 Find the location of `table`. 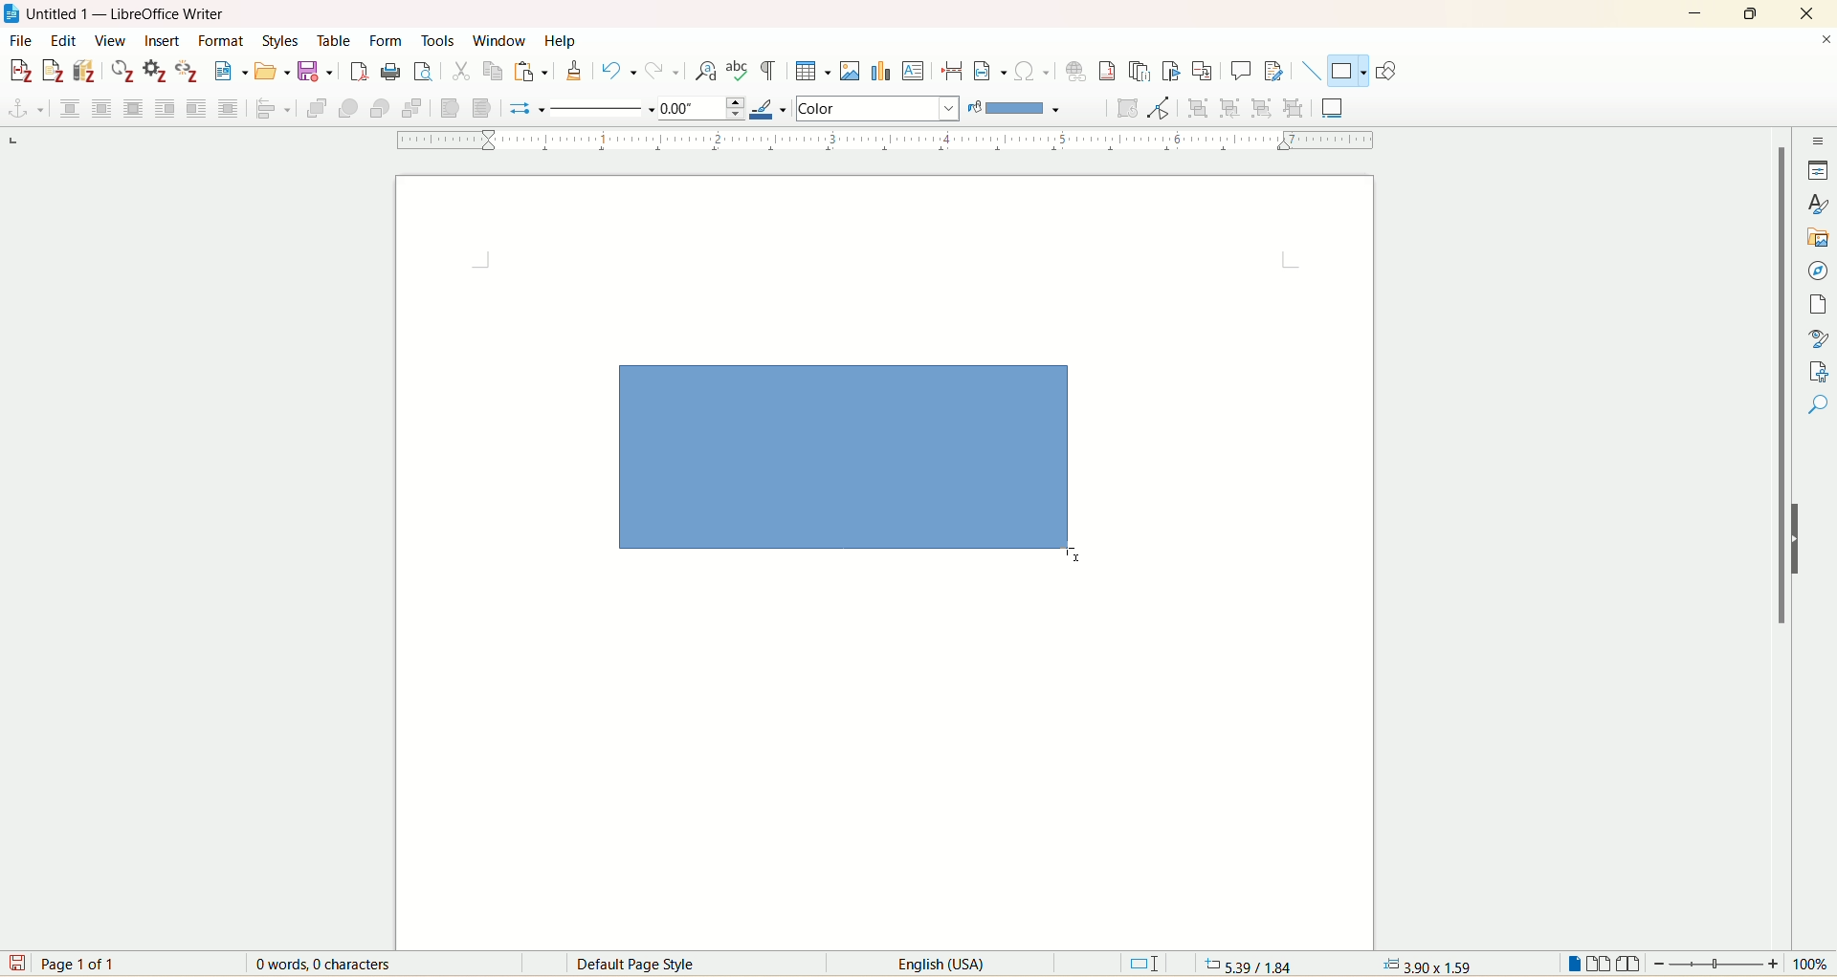

table is located at coordinates (340, 40).